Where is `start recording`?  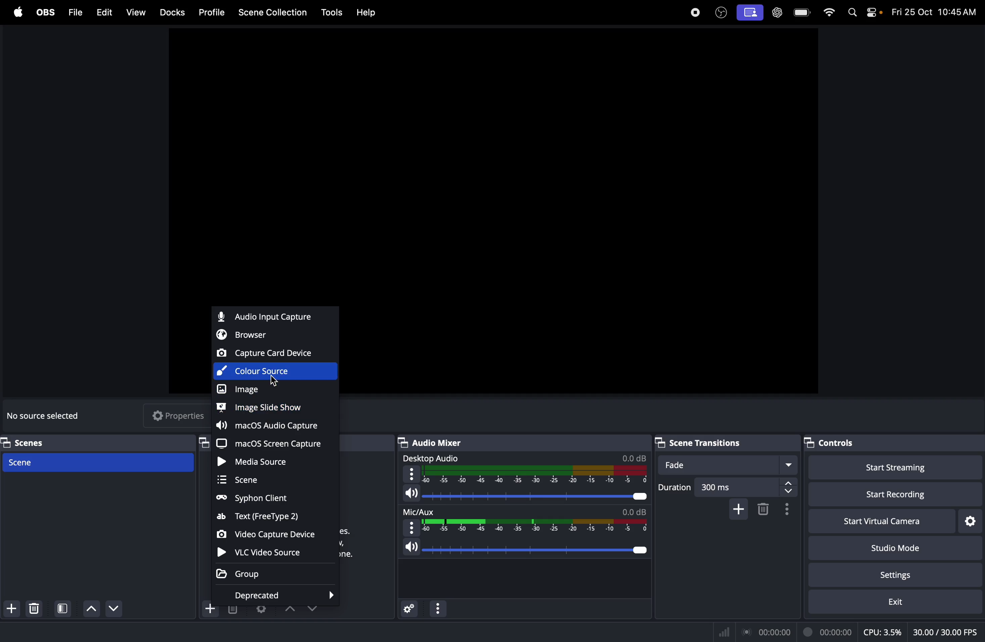
start recording is located at coordinates (886, 493).